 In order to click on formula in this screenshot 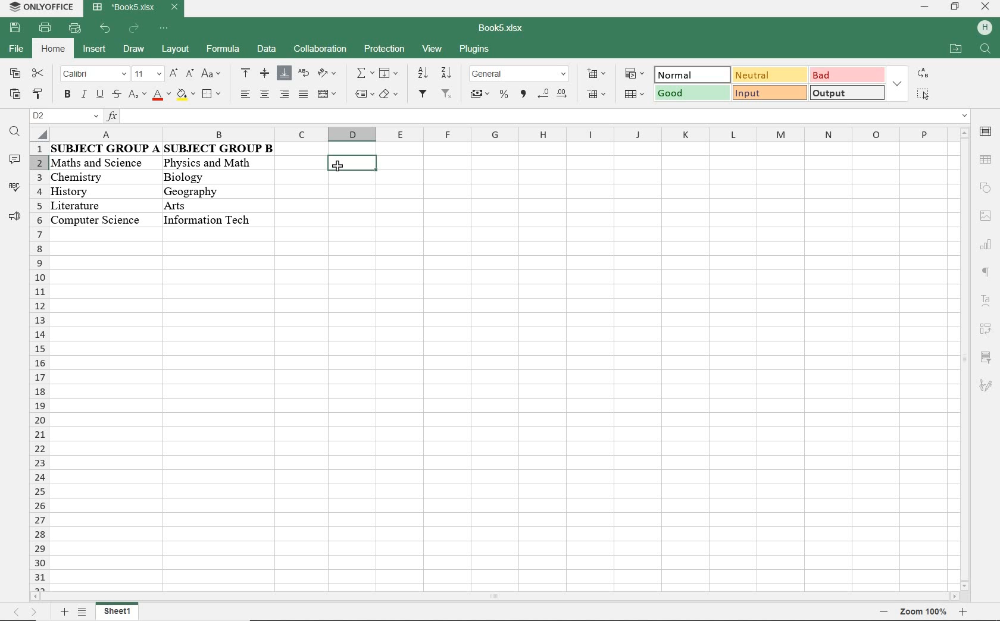, I will do `click(221, 48)`.